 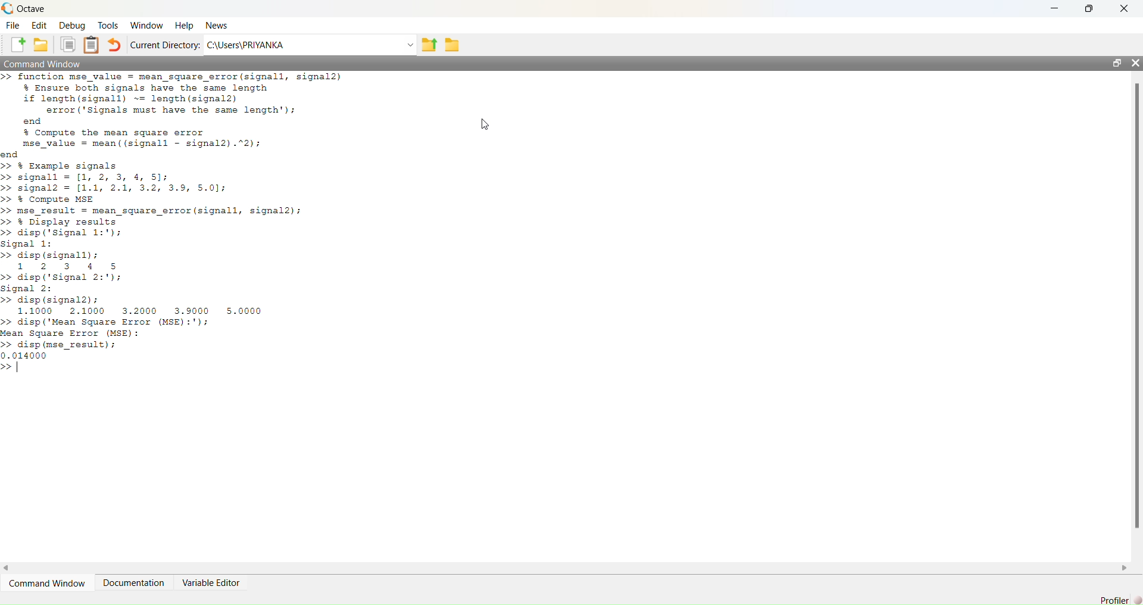 What do you see at coordinates (171, 222) in the screenshot?
I see `Code to check signals have the same length and to compute the mean square error (MSE) between two signals "signal1" and "signal2"` at bounding box center [171, 222].